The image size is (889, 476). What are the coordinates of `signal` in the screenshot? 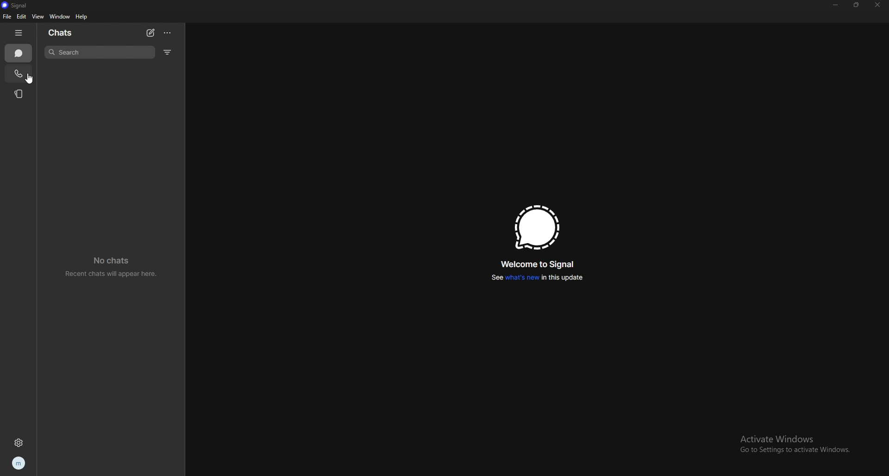 It's located at (18, 5).